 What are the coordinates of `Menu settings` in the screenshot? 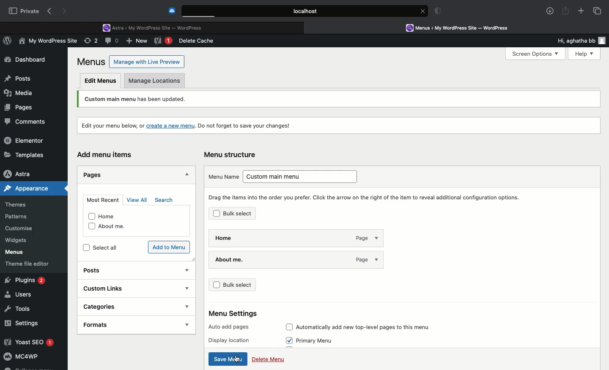 It's located at (234, 313).